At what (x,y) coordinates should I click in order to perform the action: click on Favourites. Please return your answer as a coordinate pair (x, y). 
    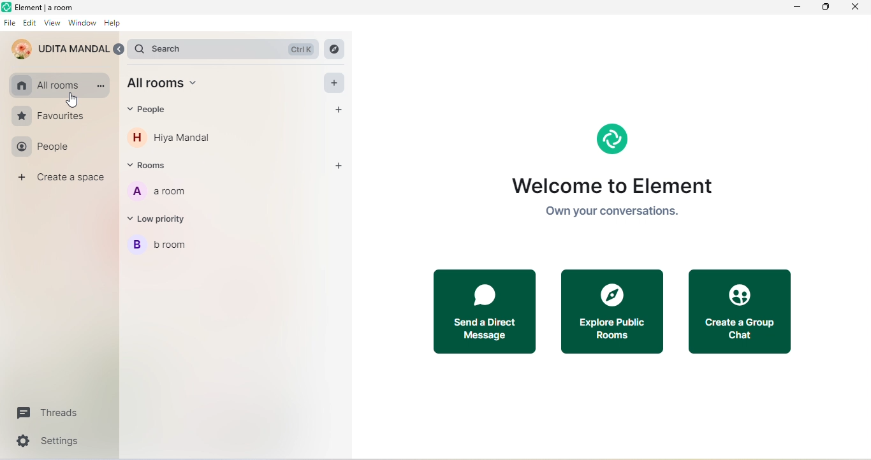
    Looking at the image, I should click on (48, 115).